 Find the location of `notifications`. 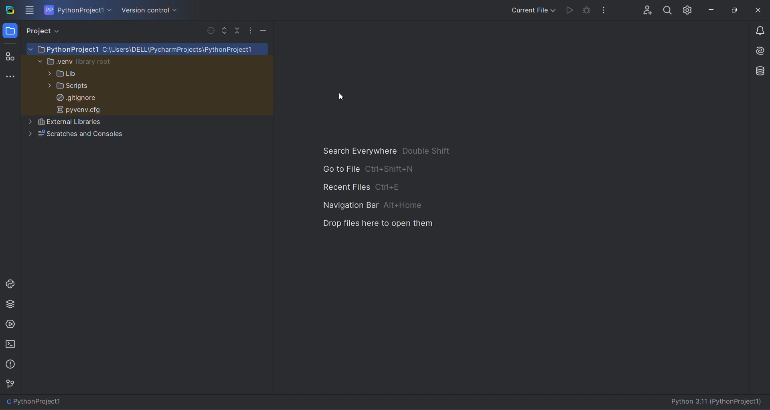

notifications is located at coordinates (758, 28).